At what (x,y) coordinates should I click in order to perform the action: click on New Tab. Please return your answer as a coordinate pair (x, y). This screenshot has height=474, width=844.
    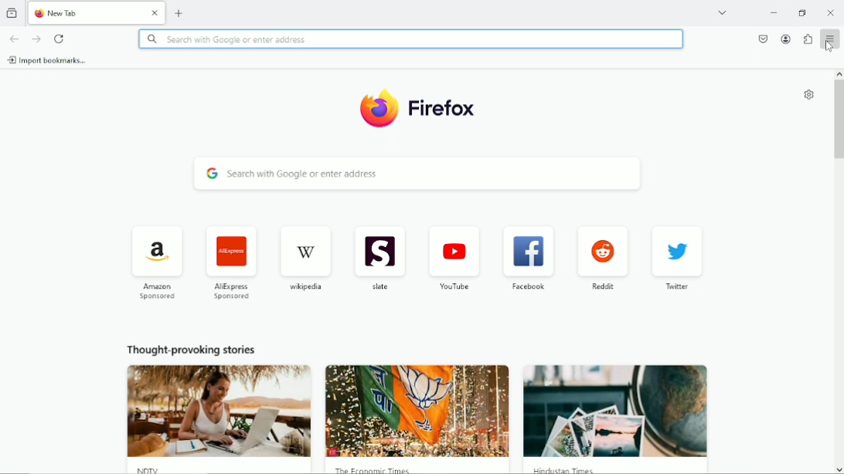
    Looking at the image, I should click on (87, 12).